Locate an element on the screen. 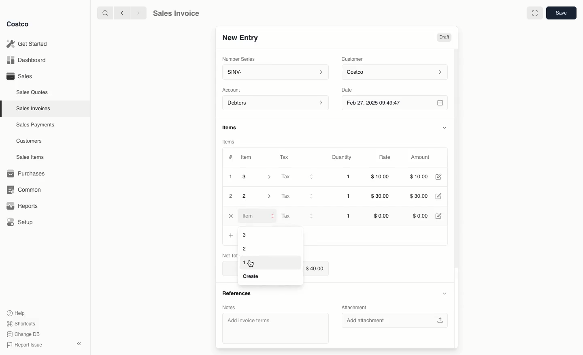 The width and height of the screenshot is (583, 355). Amount is located at coordinates (419, 158).